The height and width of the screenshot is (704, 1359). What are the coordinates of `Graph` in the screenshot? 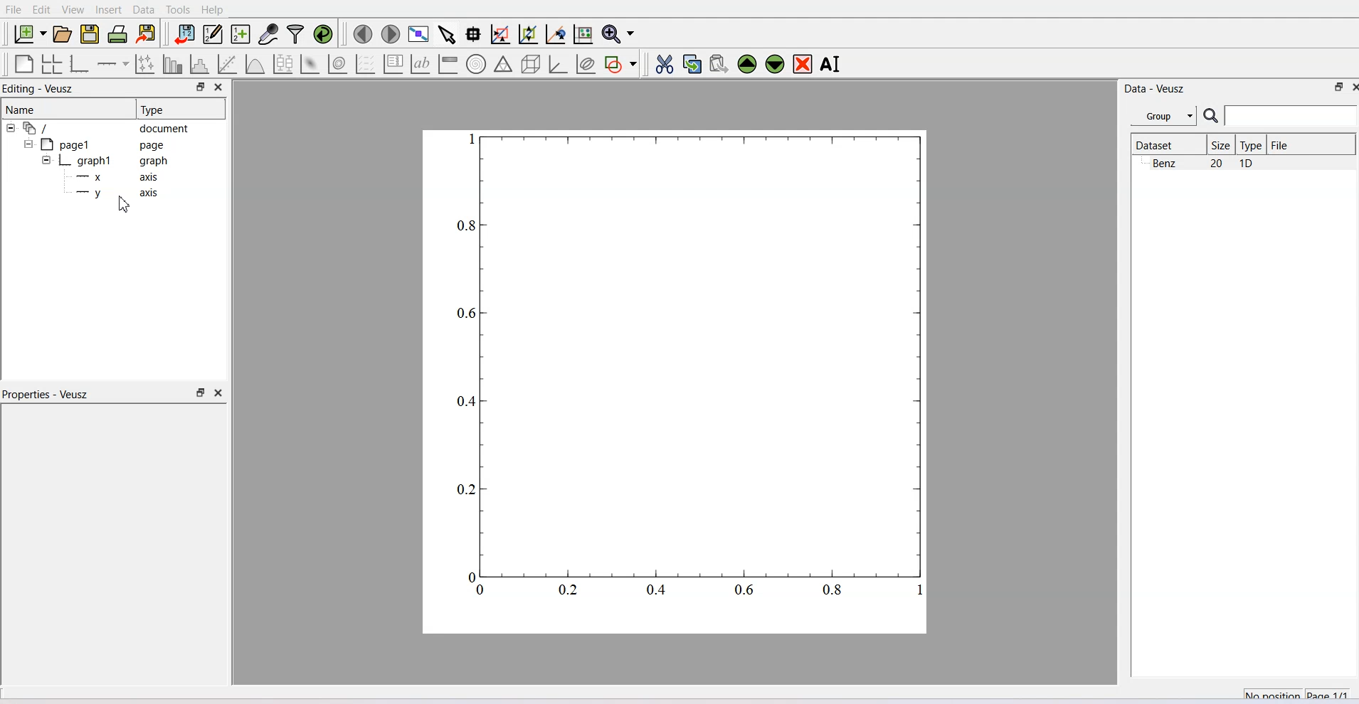 It's located at (115, 160).